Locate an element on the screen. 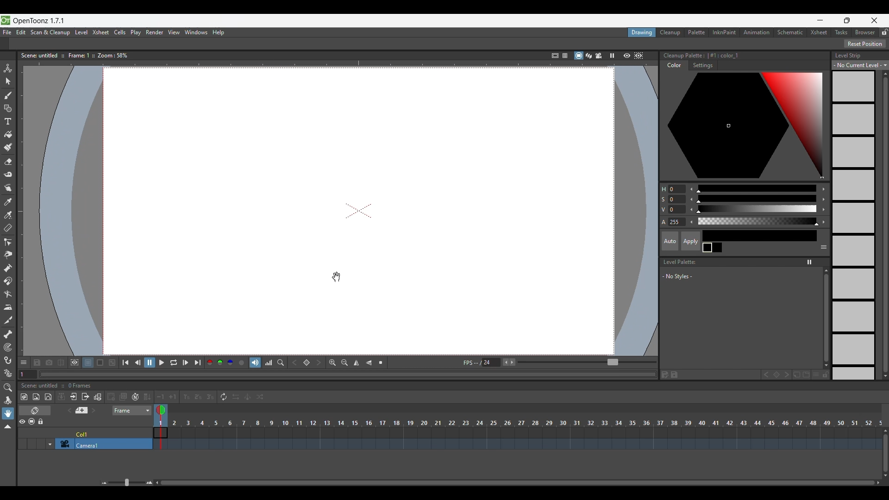  Loop is located at coordinates (174, 362).